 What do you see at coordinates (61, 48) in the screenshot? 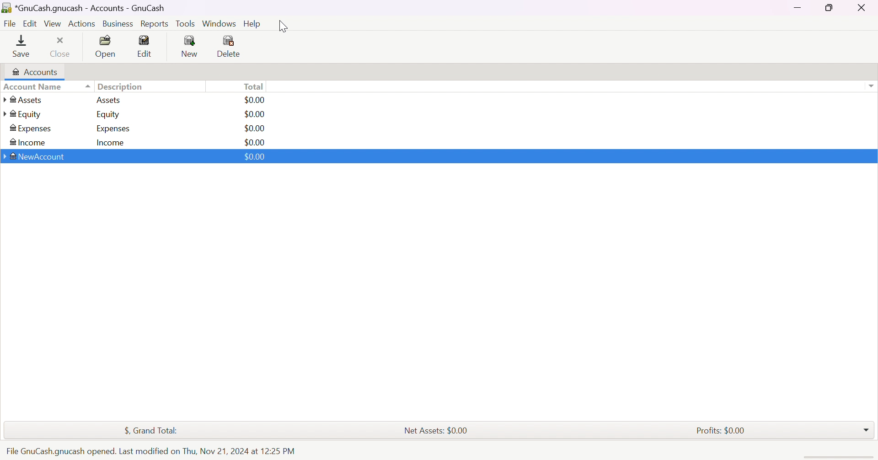
I see `Close` at bounding box center [61, 48].